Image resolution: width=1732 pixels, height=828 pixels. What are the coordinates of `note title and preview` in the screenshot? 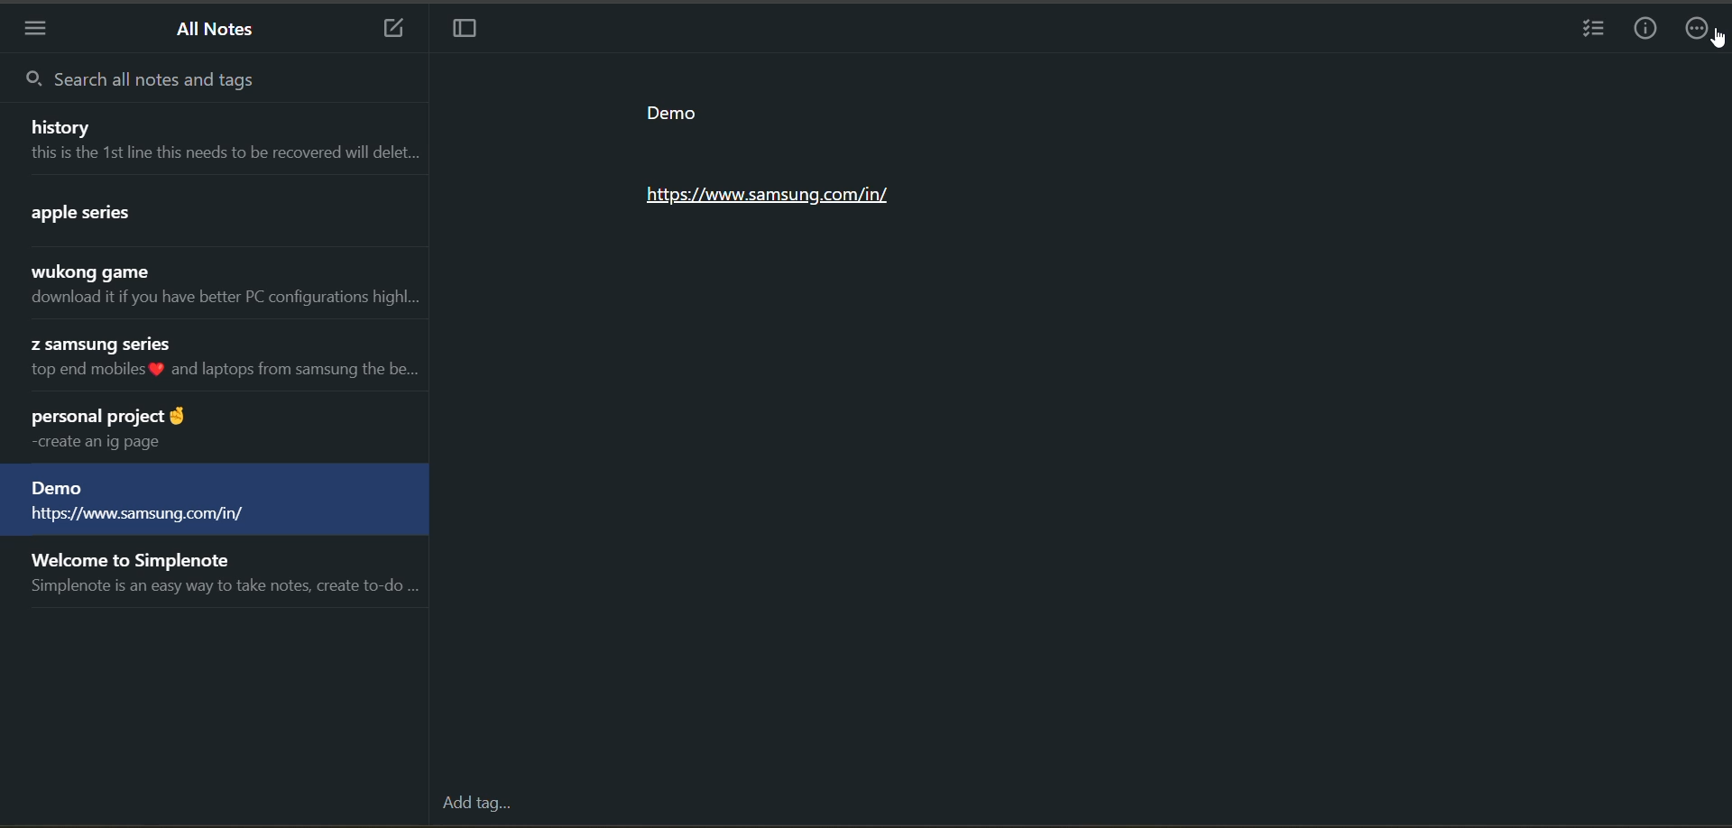 It's located at (215, 138).